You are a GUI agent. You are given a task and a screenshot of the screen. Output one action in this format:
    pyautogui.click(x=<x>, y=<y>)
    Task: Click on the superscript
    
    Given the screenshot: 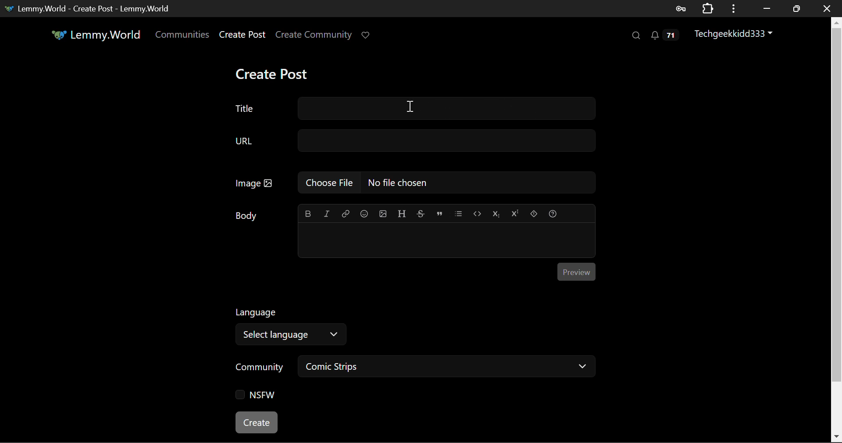 What is the action you would take?
    pyautogui.click(x=516, y=212)
    